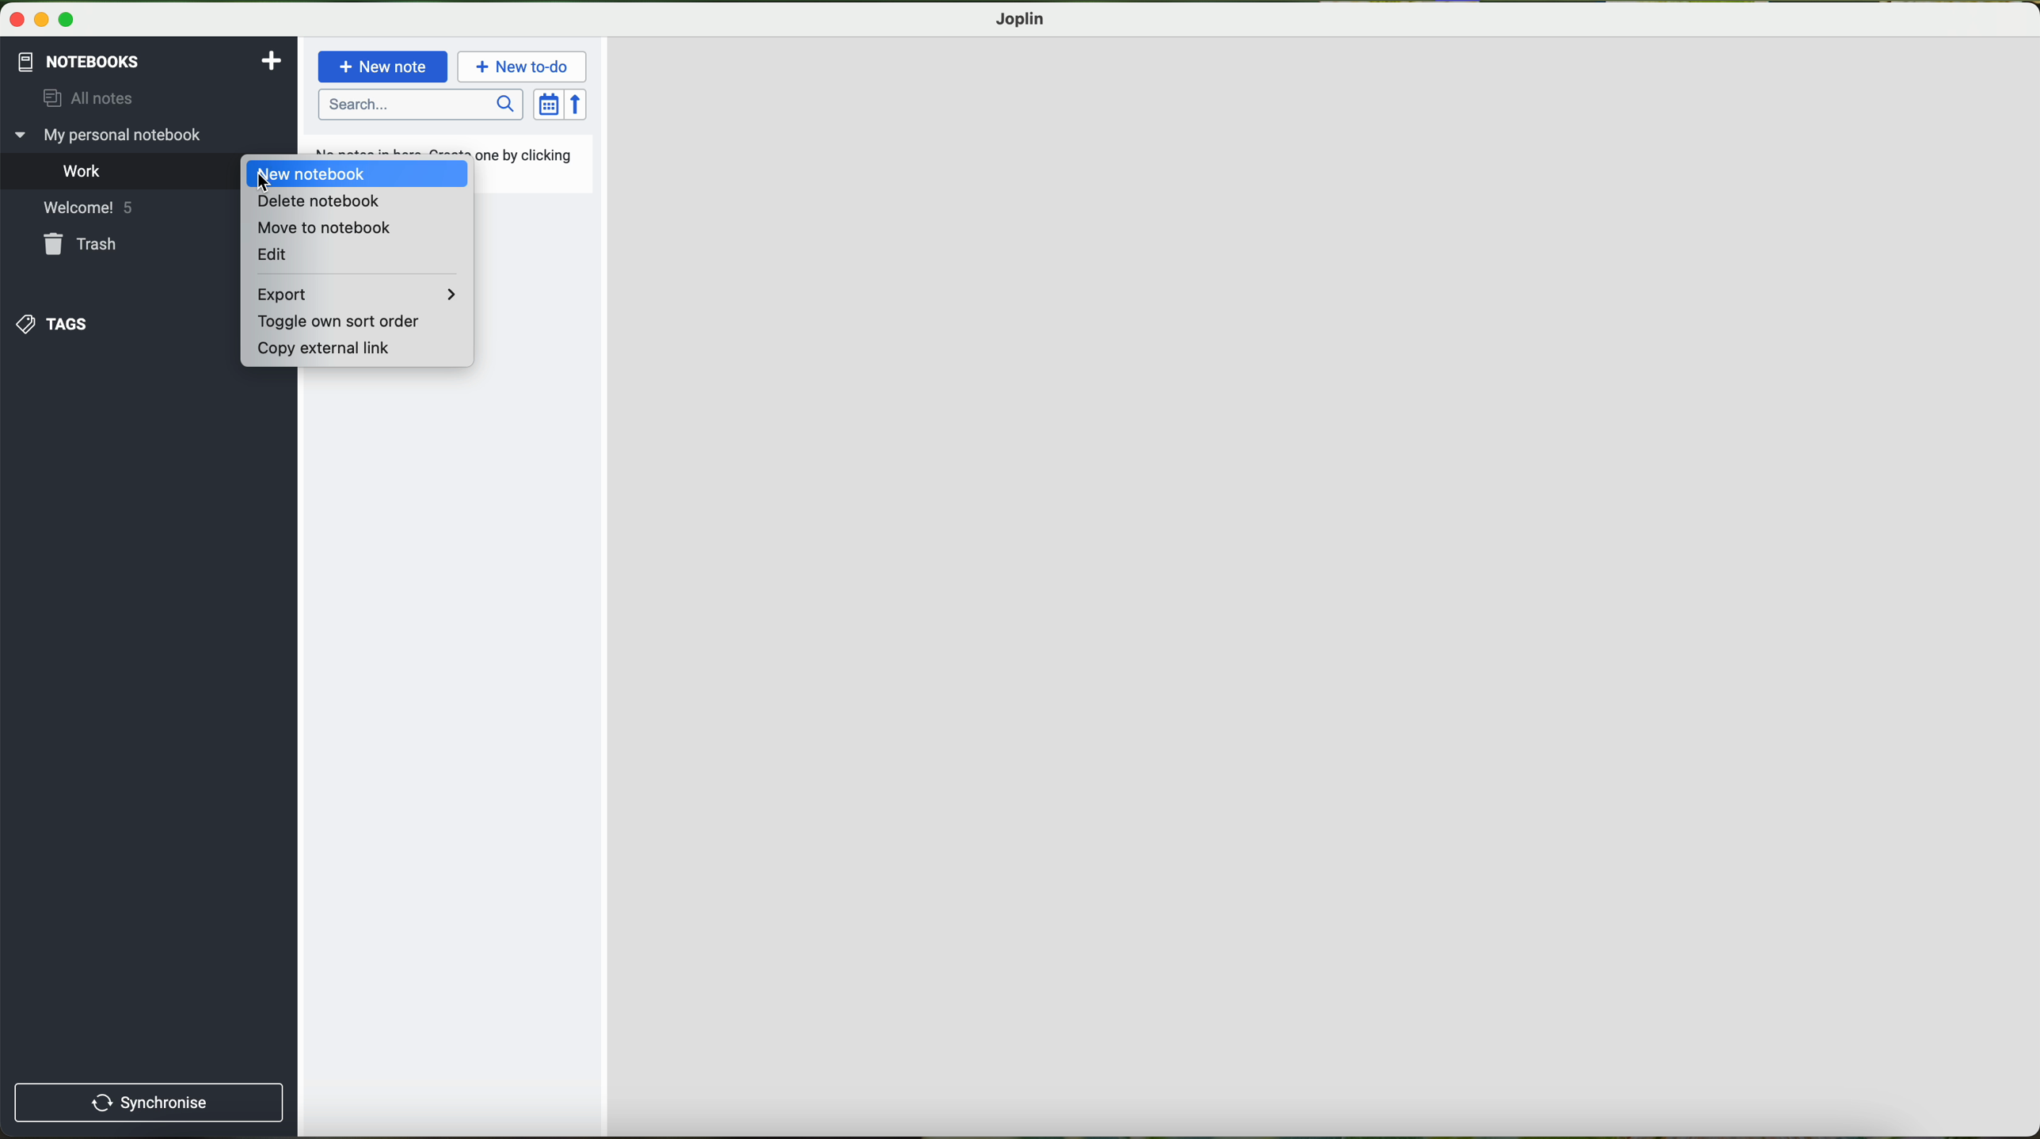  I want to click on move to notebook, so click(321, 228).